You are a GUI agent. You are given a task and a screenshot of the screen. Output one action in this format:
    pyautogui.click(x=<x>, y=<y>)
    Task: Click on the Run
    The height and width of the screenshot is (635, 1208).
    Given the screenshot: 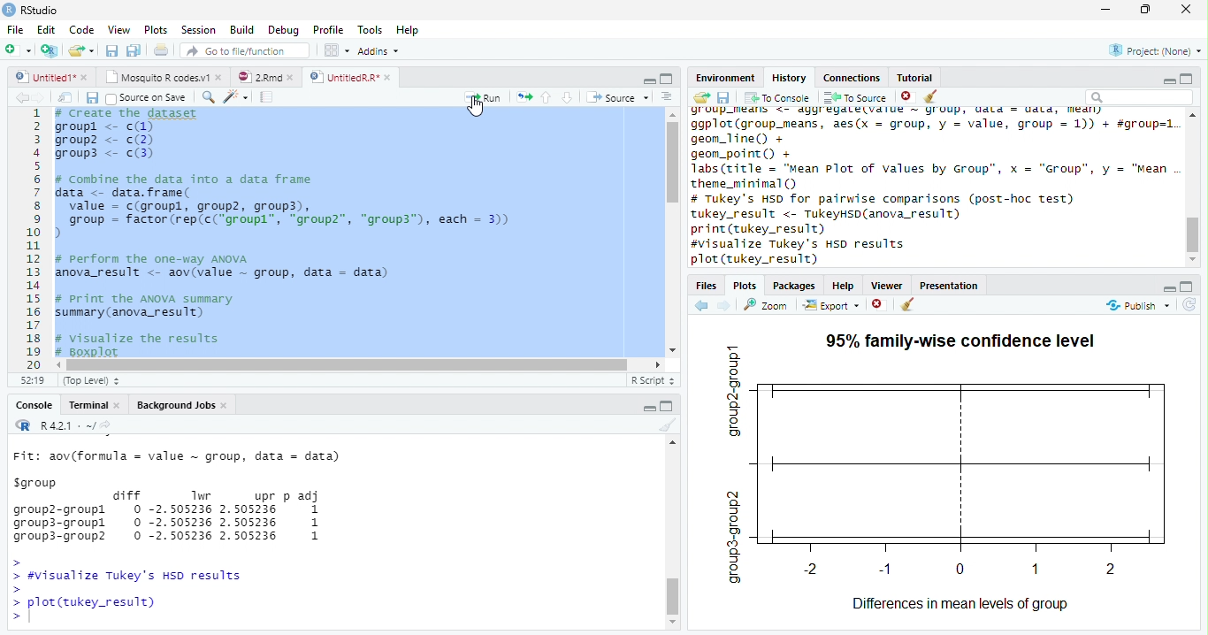 What is the action you would take?
    pyautogui.click(x=483, y=97)
    